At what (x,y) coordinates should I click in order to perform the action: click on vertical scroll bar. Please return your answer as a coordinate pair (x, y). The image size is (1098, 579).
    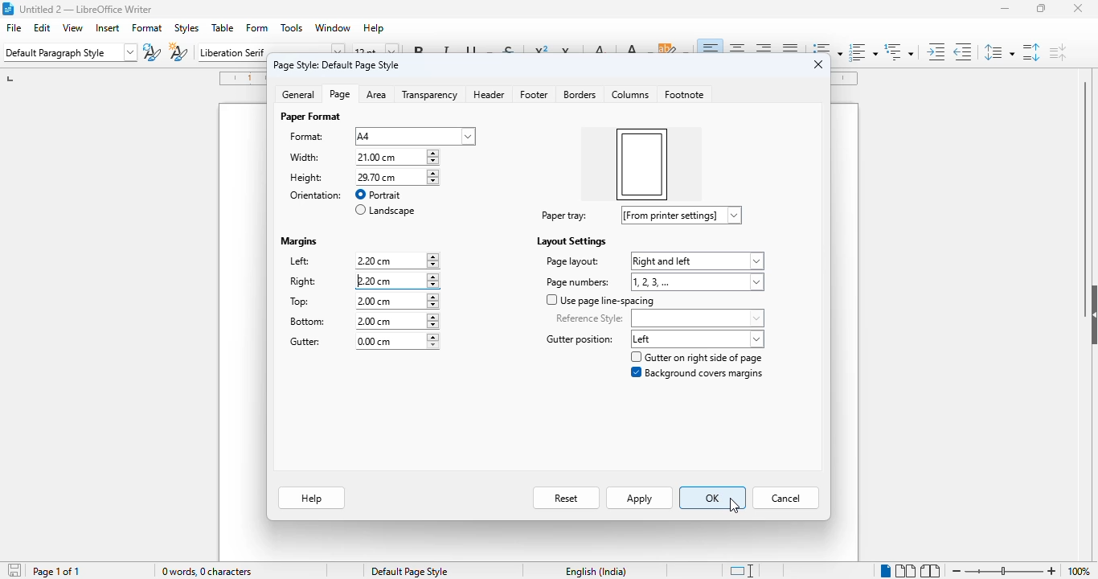
    Looking at the image, I should click on (1084, 179).